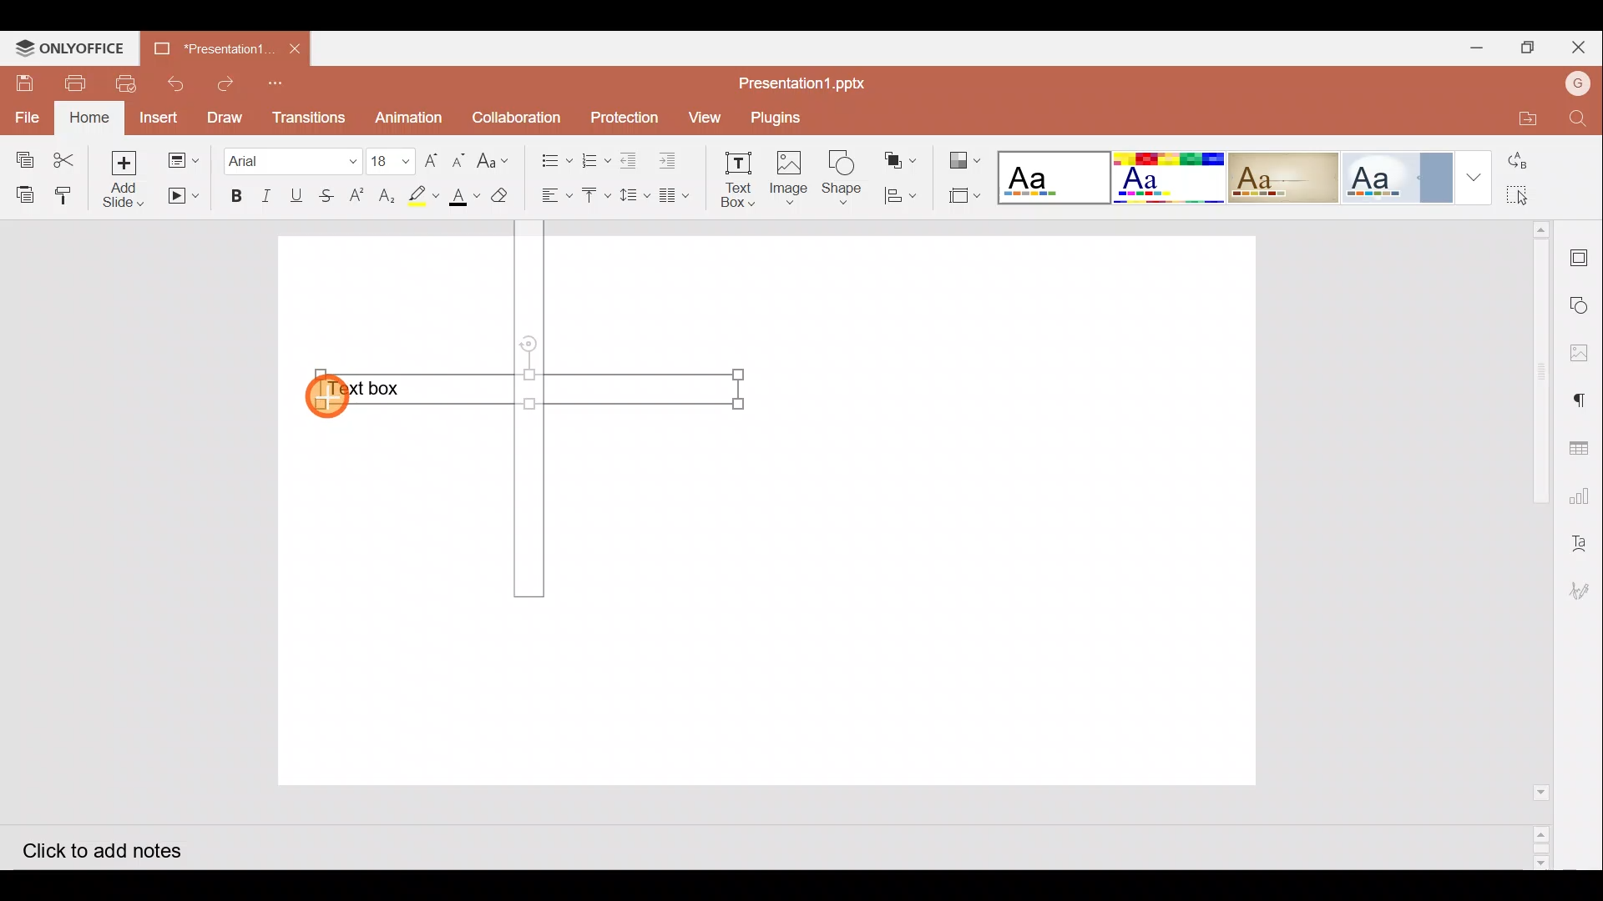  Describe the element at coordinates (1536, 163) in the screenshot. I see `Replace` at that location.